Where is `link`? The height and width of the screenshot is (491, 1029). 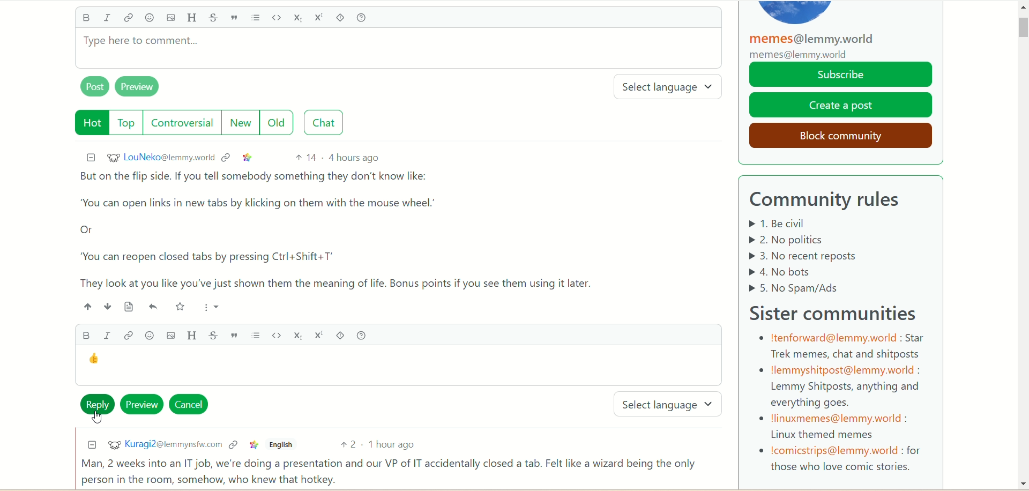
link is located at coordinates (248, 157).